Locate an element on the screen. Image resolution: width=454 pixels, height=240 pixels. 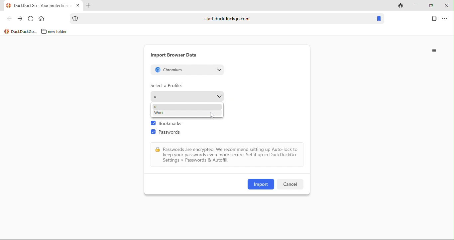
reload is located at coordinates (31, 19).